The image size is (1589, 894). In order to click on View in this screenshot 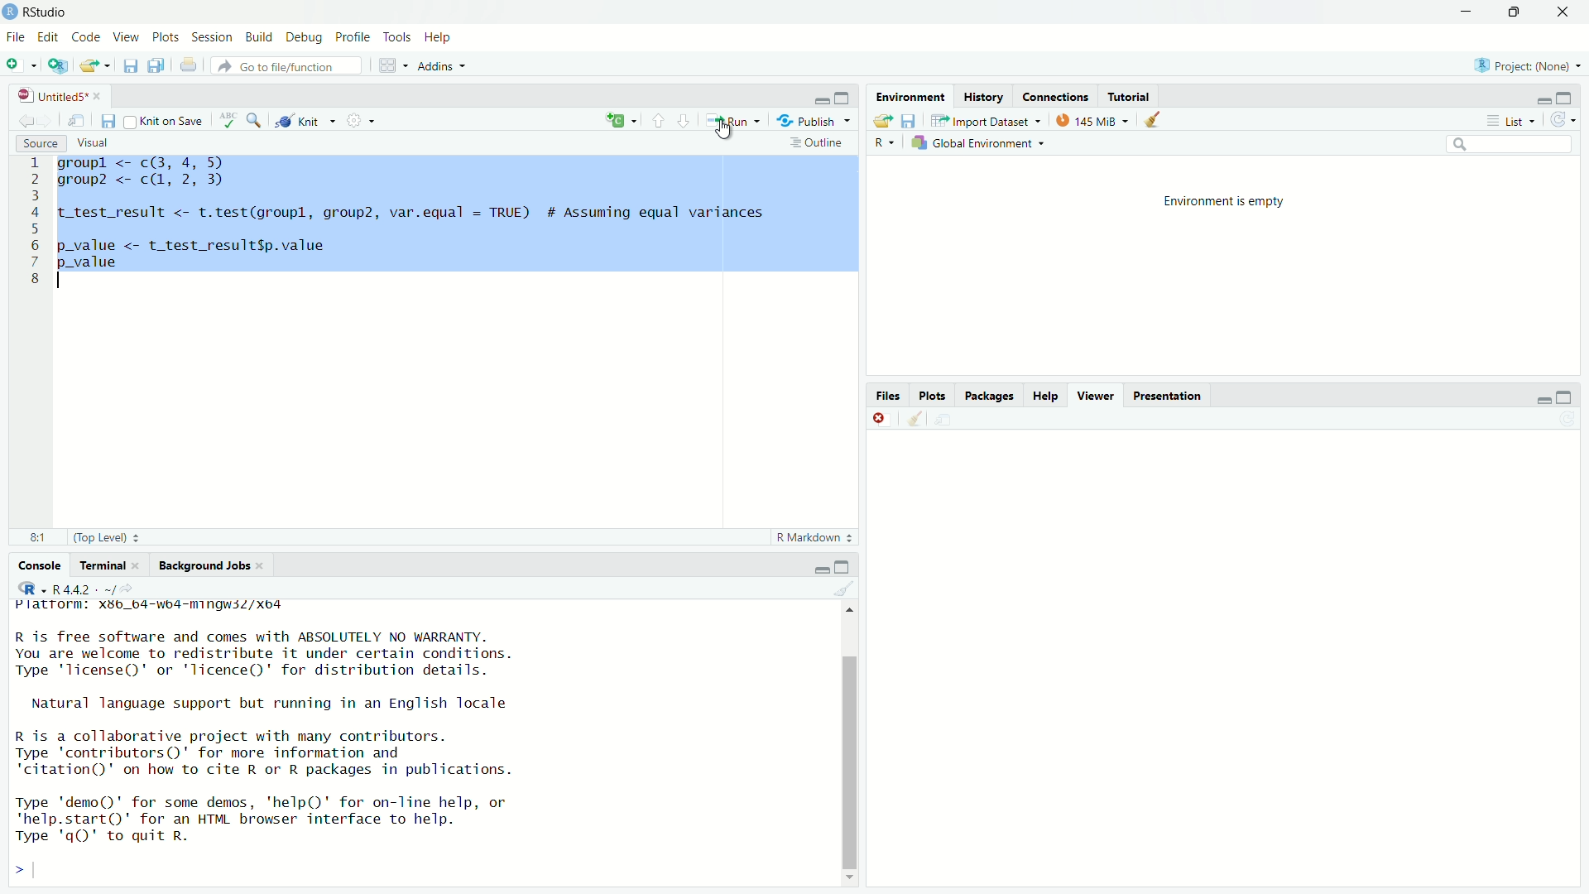, I will do `click(125, 33)`.